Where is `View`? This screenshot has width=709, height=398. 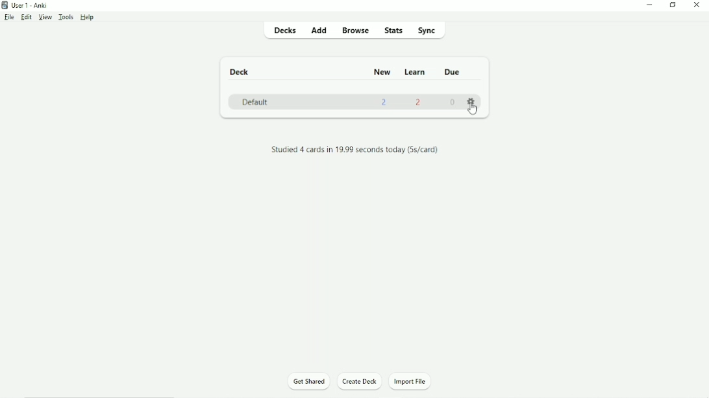 View is located at coordinates (46, 18).